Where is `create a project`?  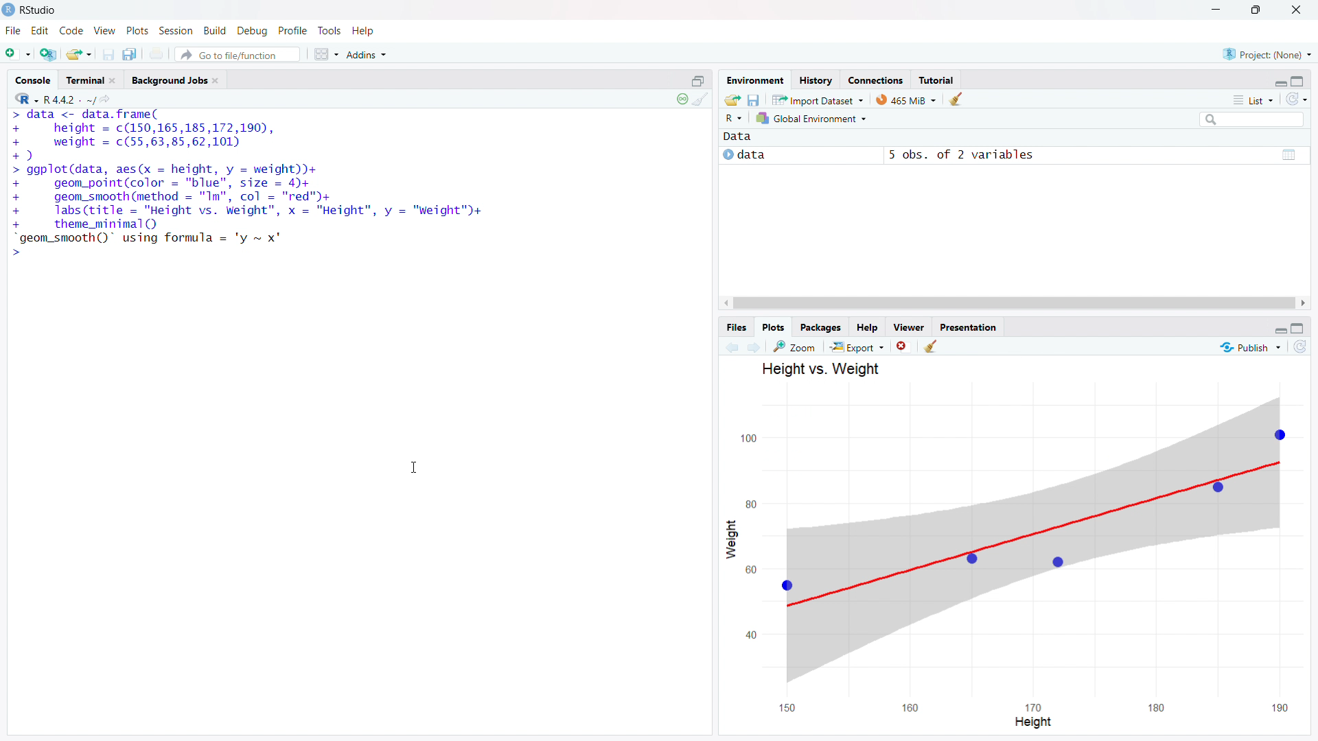
create a project is located at coordinates (49, 53).